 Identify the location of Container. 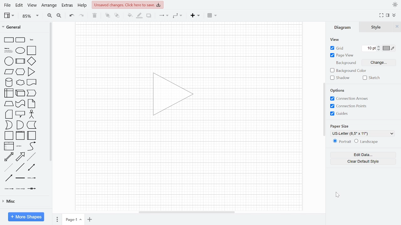
(9, 136).